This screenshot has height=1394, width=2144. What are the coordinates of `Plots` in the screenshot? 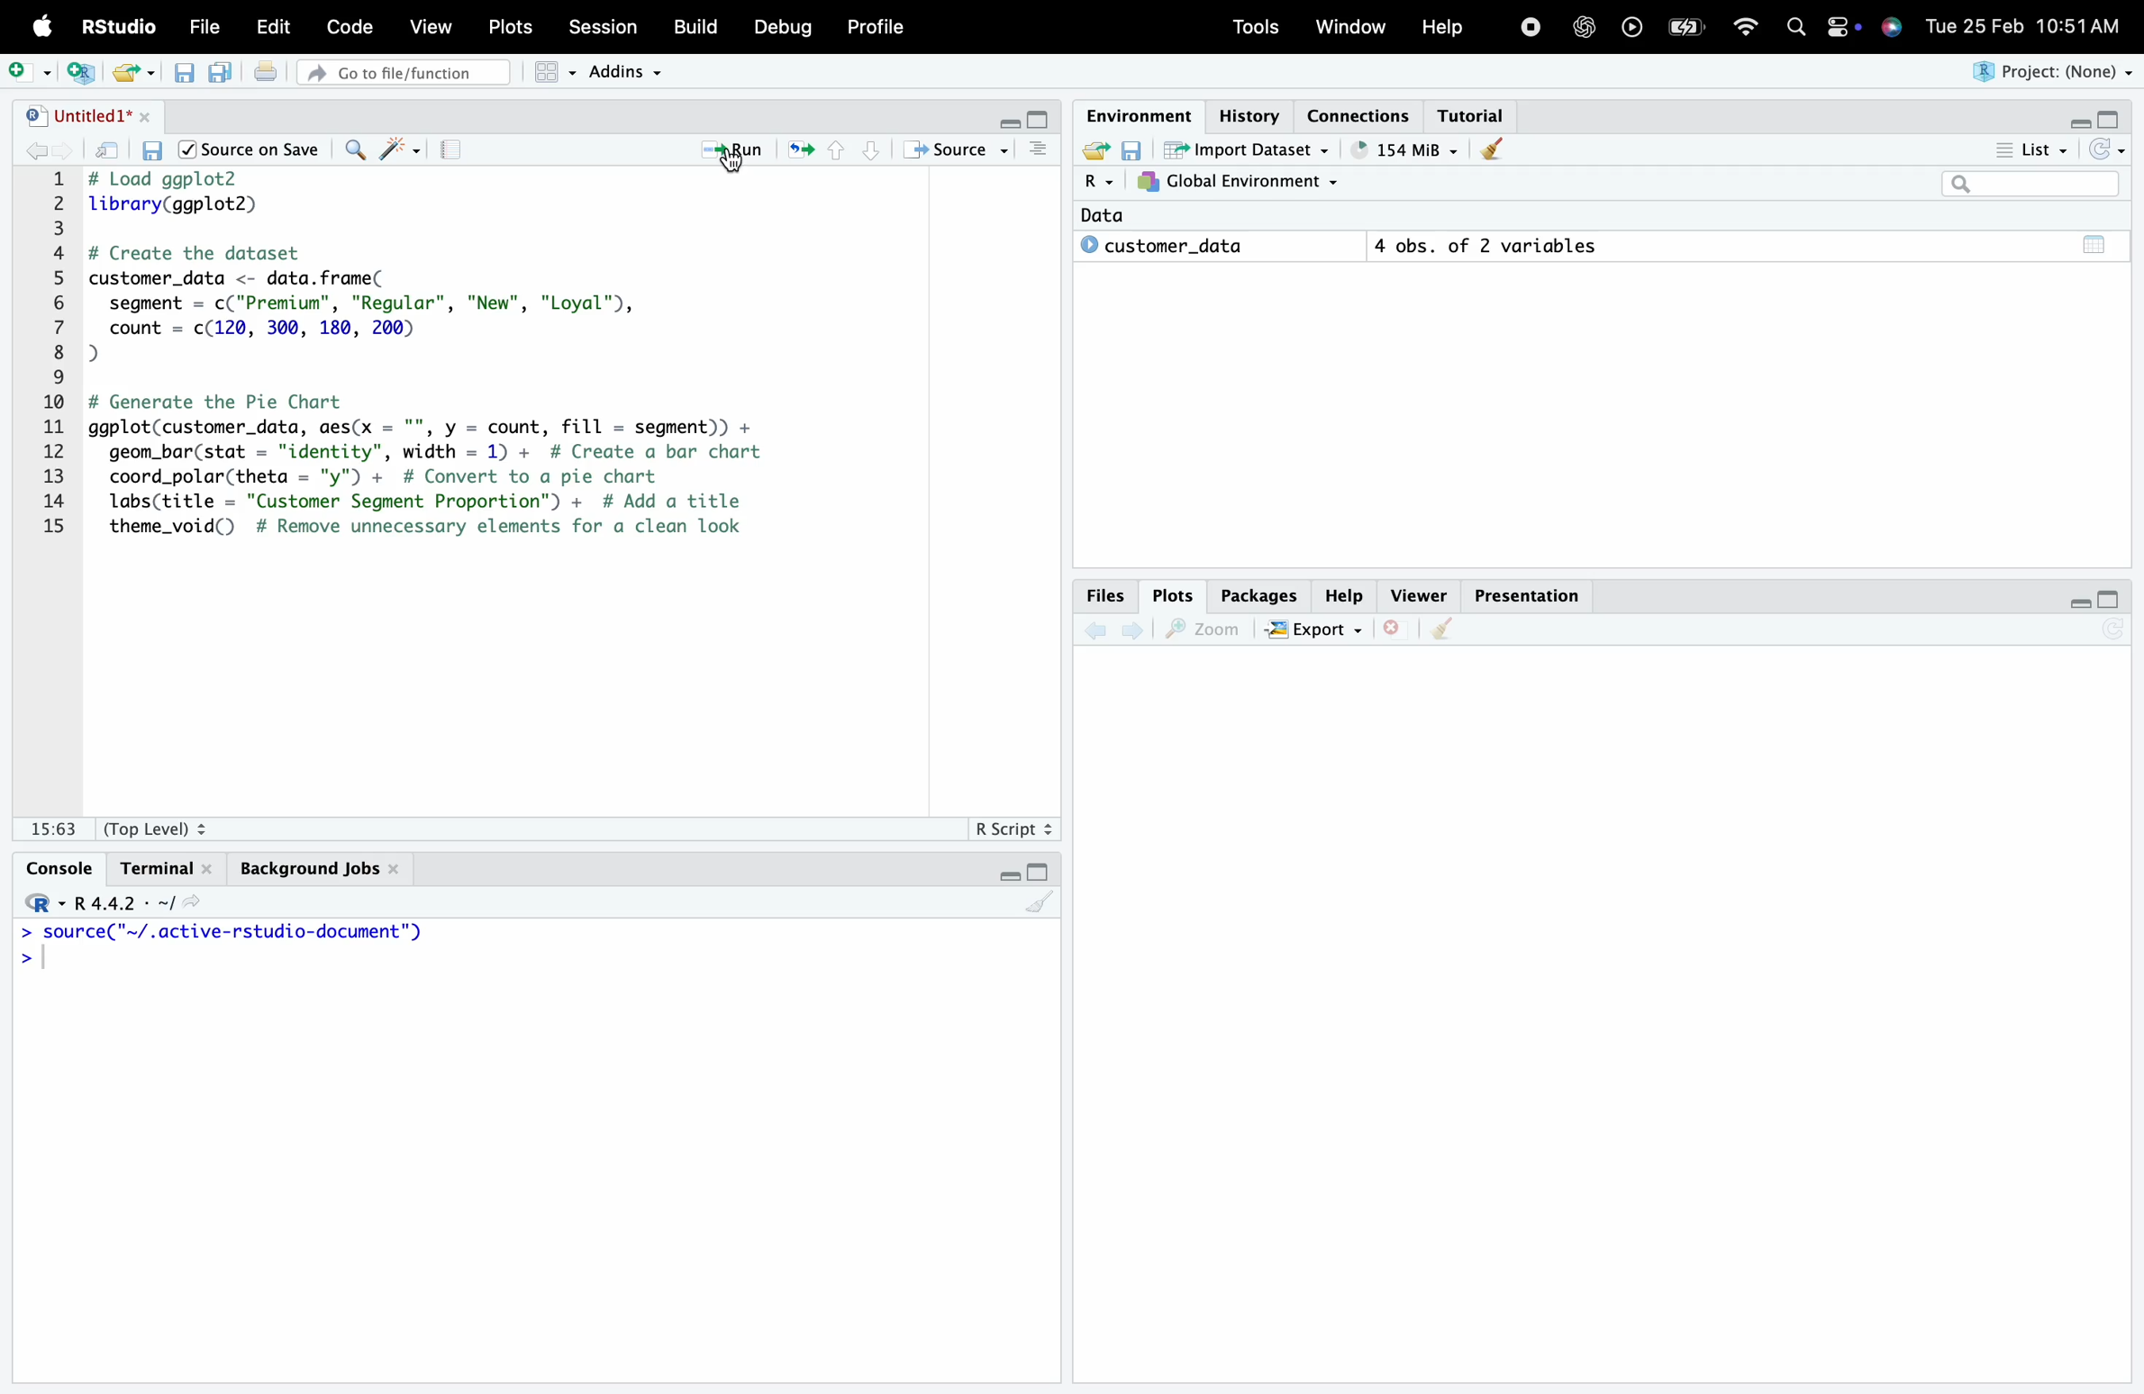 It's located at (515, 27).